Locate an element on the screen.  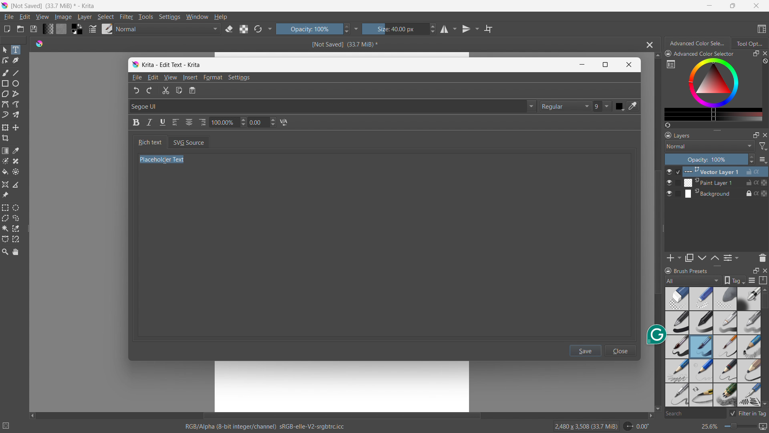
opacity control is located at coordinates (710, 159).